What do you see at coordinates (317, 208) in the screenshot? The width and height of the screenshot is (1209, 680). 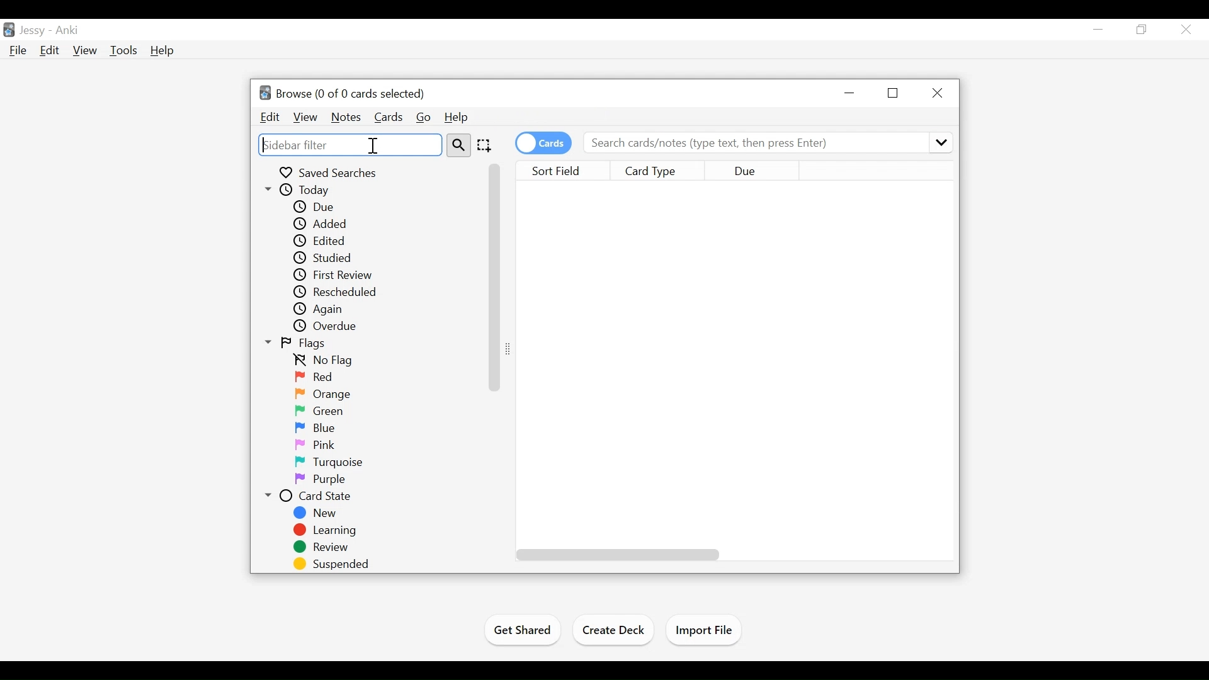 I see `Due` at bounding box center [317, 208].